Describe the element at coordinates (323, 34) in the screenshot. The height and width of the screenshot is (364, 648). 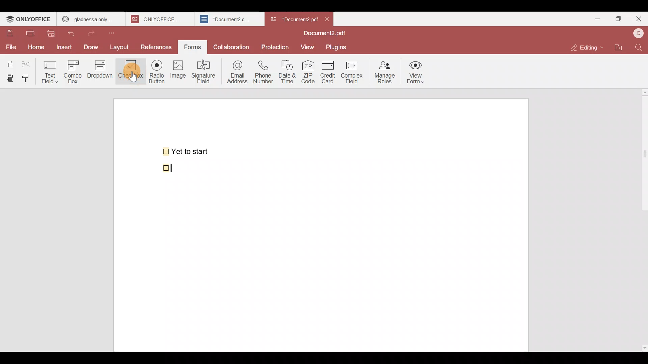
I see `Document2.pdf` at that location.